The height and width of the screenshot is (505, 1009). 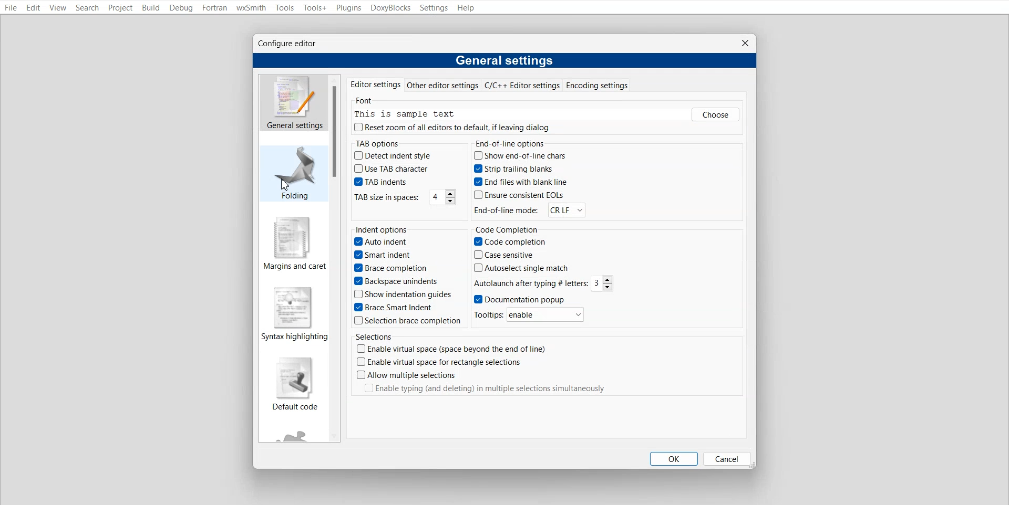 I want to click on |_| Enable typing (and deleting) in multiple selections simultaneously, so click(x=493, y=390).